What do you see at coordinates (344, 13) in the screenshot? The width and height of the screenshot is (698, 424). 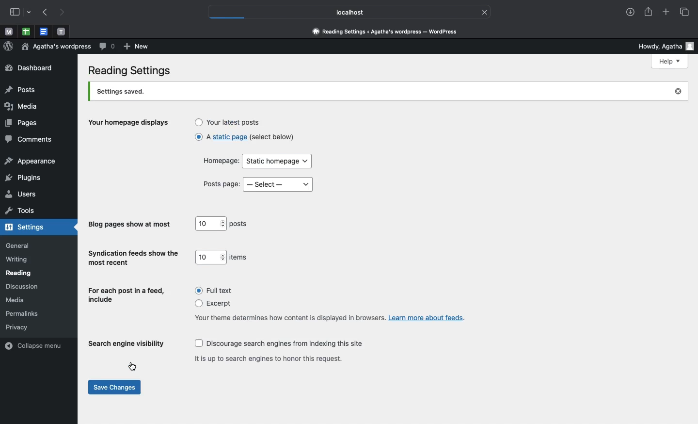 I see `Localhost` at bounding box center [344, 13].